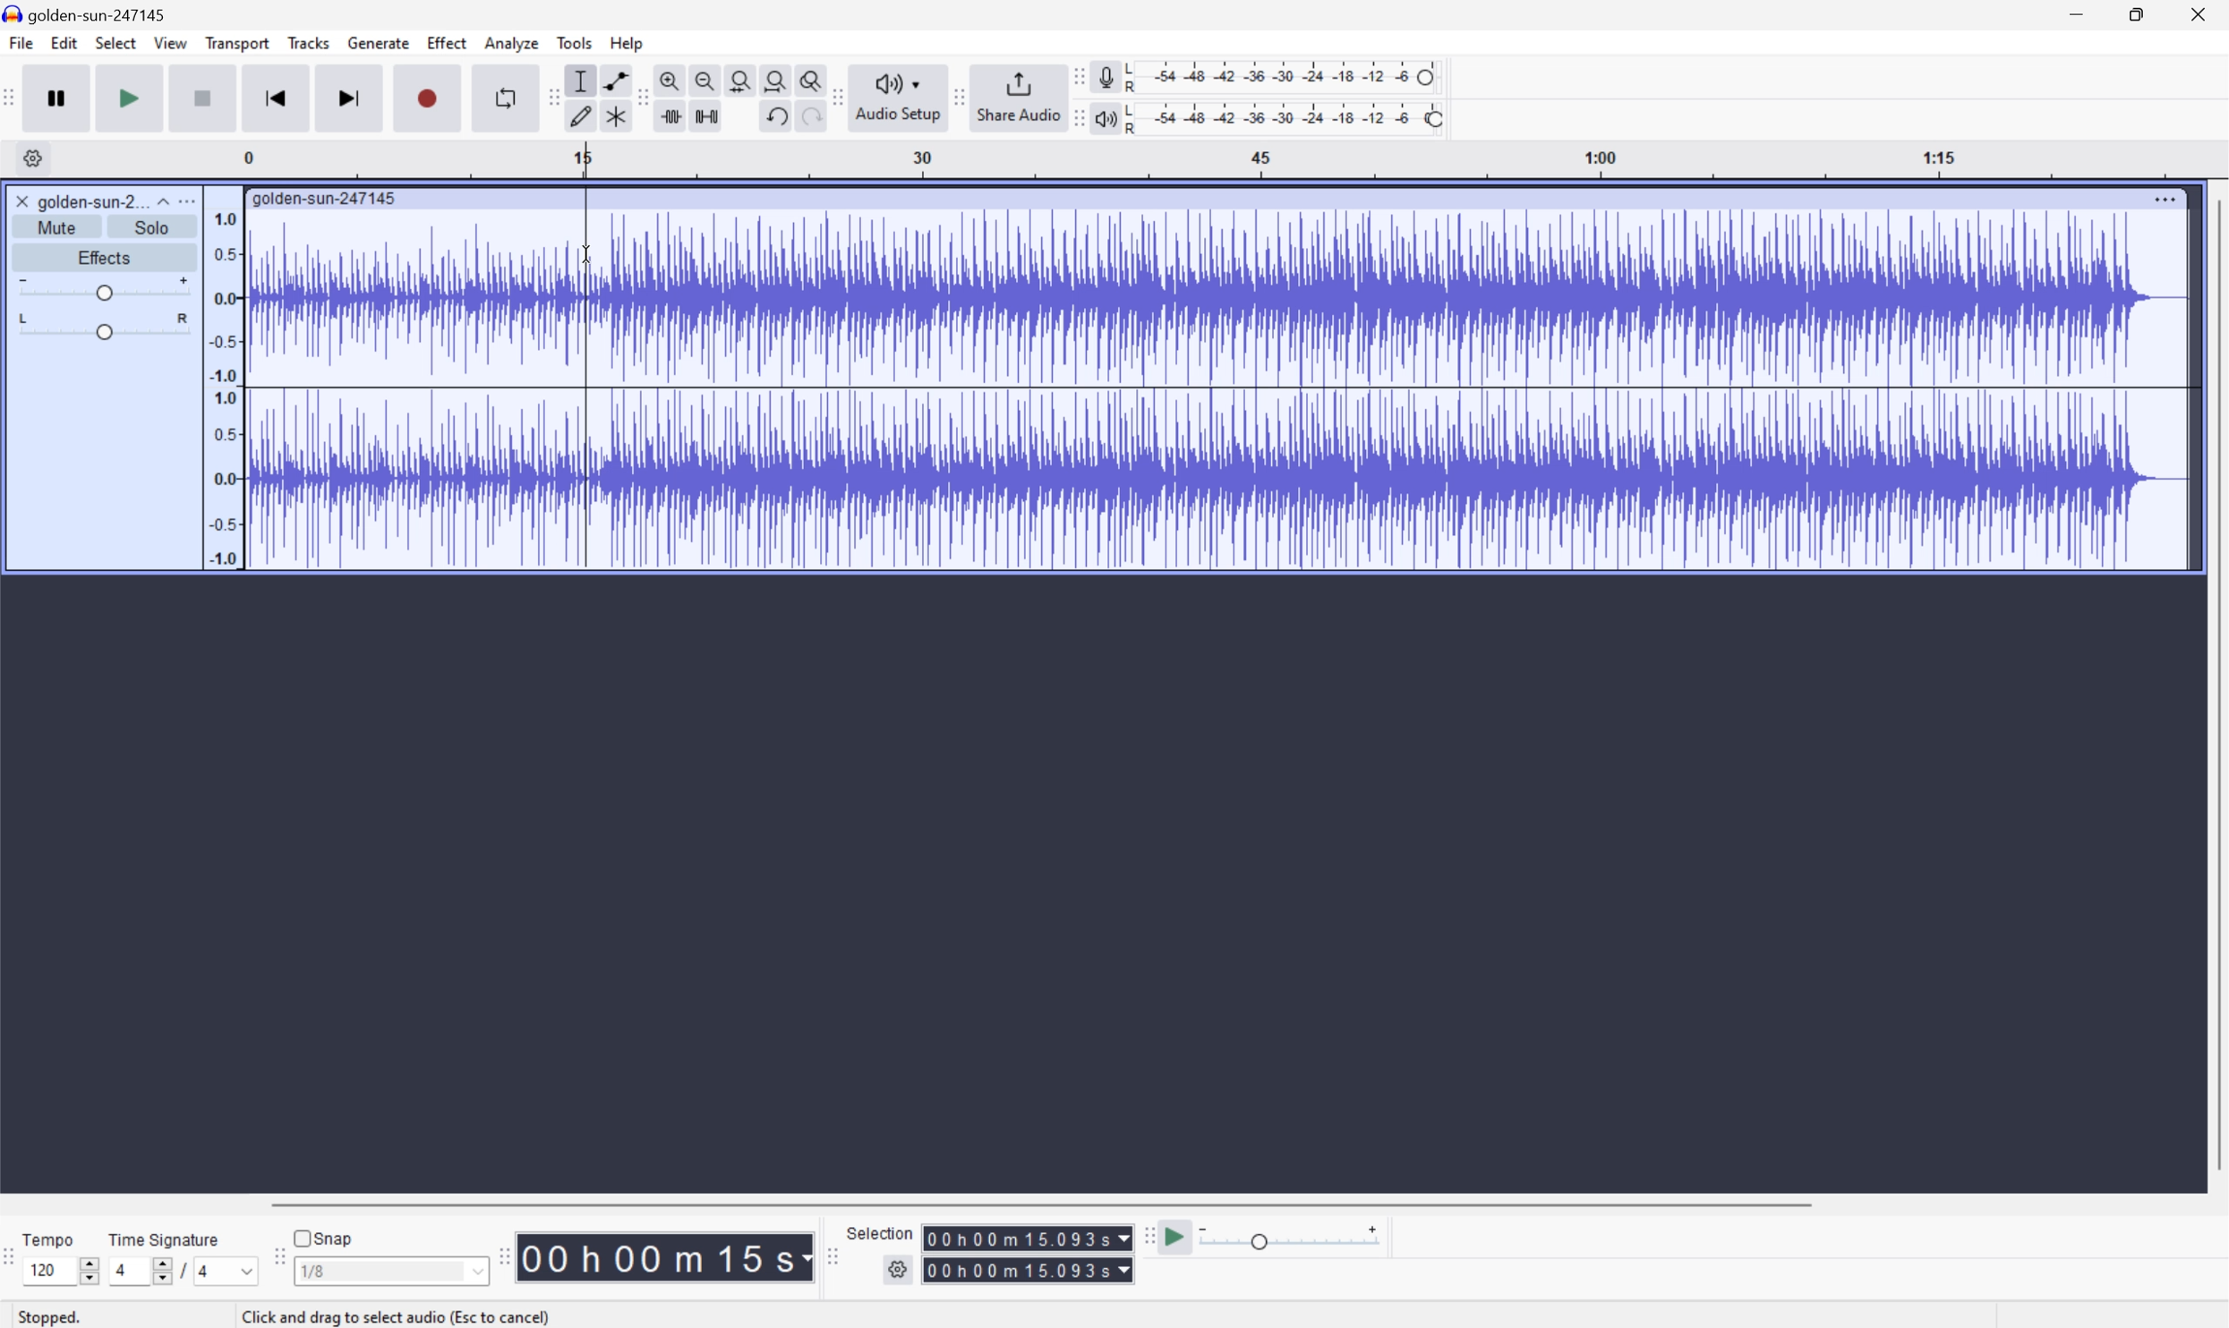 Image resolution: width=2229 pixels, height=1328 pixels. What do you see at coordinates (1037, 1204) in the screenshot?
I see `Scroll bar` at bounding box center [1037, 1204].